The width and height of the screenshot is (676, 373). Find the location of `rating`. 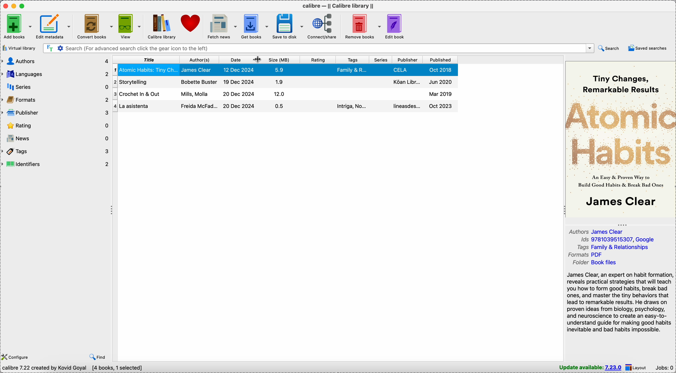

rating is located at coordinates (319, 61).